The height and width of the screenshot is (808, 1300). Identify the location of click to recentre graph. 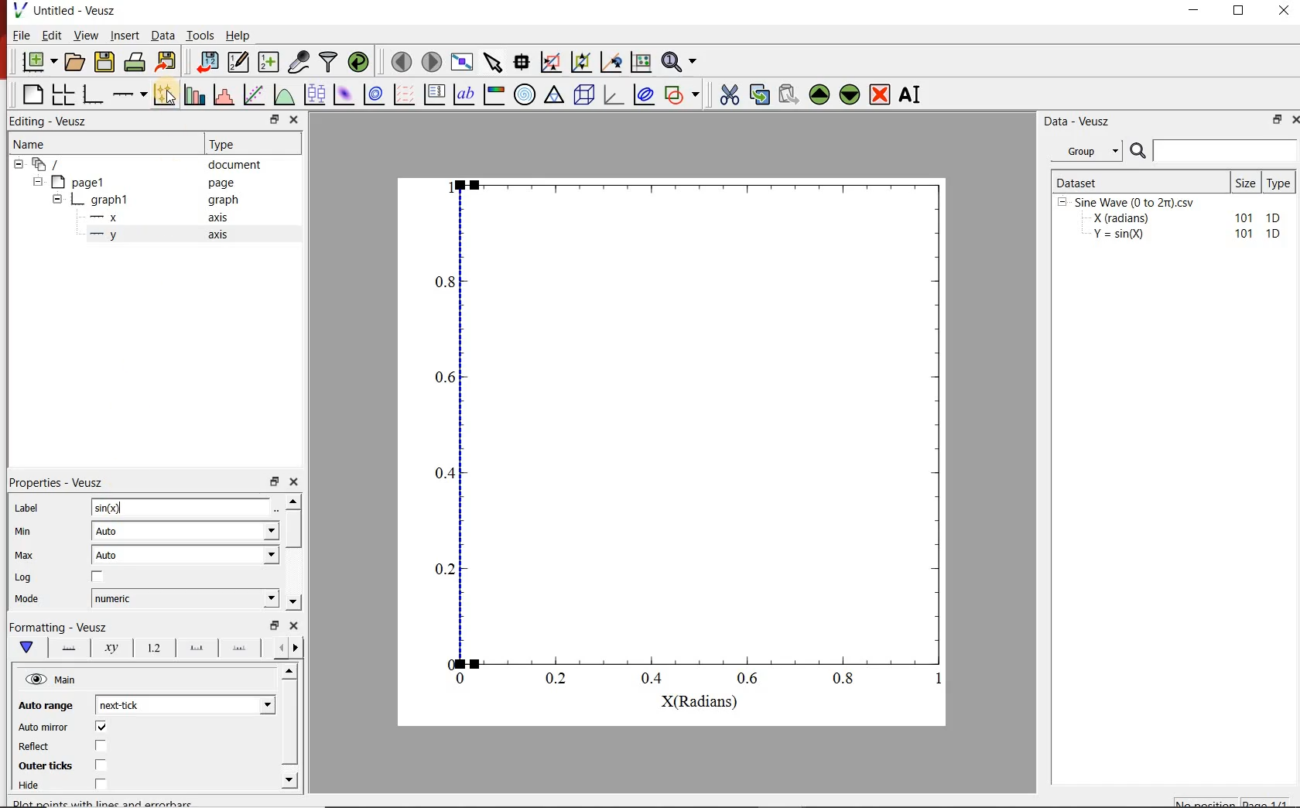
(611, 60).